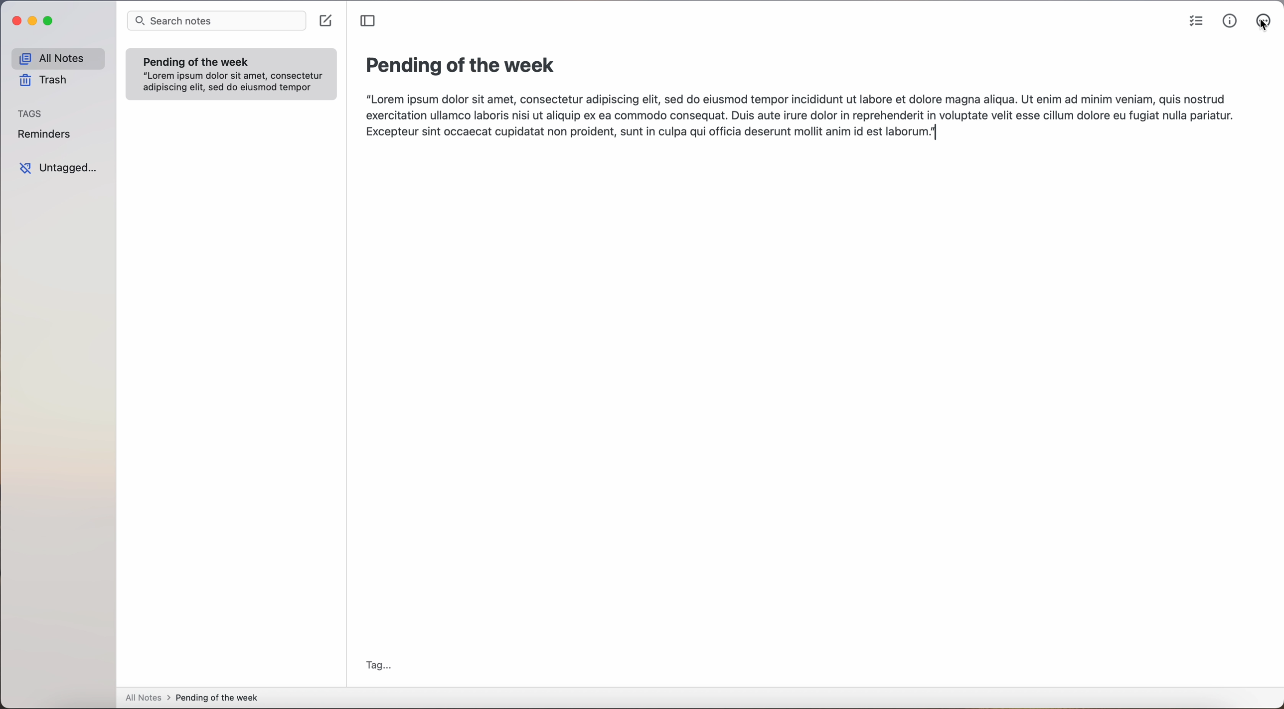  What do you see at coordinates (29, 113) in the screenshot?
I see `tags` at bounding box center [29, 113].